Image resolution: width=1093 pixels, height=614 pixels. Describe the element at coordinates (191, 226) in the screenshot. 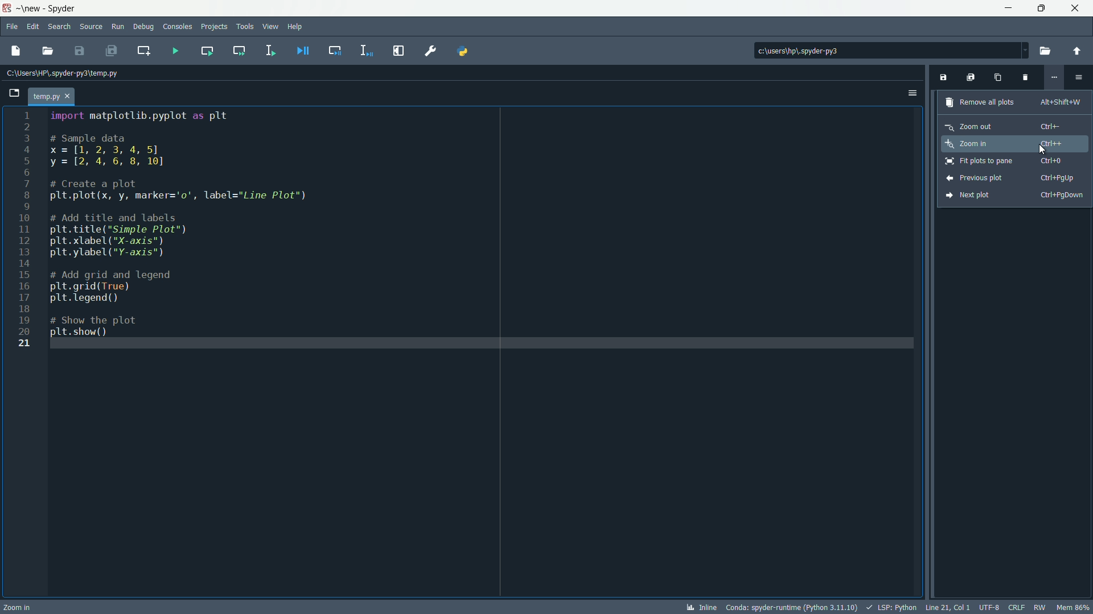

I see `import matplotlib.pyplot as plt
# Sample data

x=1[1, 2, 3, 4, 5]

y=12, 4, 6, 8, 10]

# Create a plot

plt.plot(x, y, marker='o', label="Line Plot")
# Add title and labels
plt.title("Simple Plot")
plt.xlabel ("X-axis")

plt.ylabel ("Y-axis")

# Add grid and legend
plt.grid(True)

plt.legend()

# Show the plot

plt. show()` at that location.